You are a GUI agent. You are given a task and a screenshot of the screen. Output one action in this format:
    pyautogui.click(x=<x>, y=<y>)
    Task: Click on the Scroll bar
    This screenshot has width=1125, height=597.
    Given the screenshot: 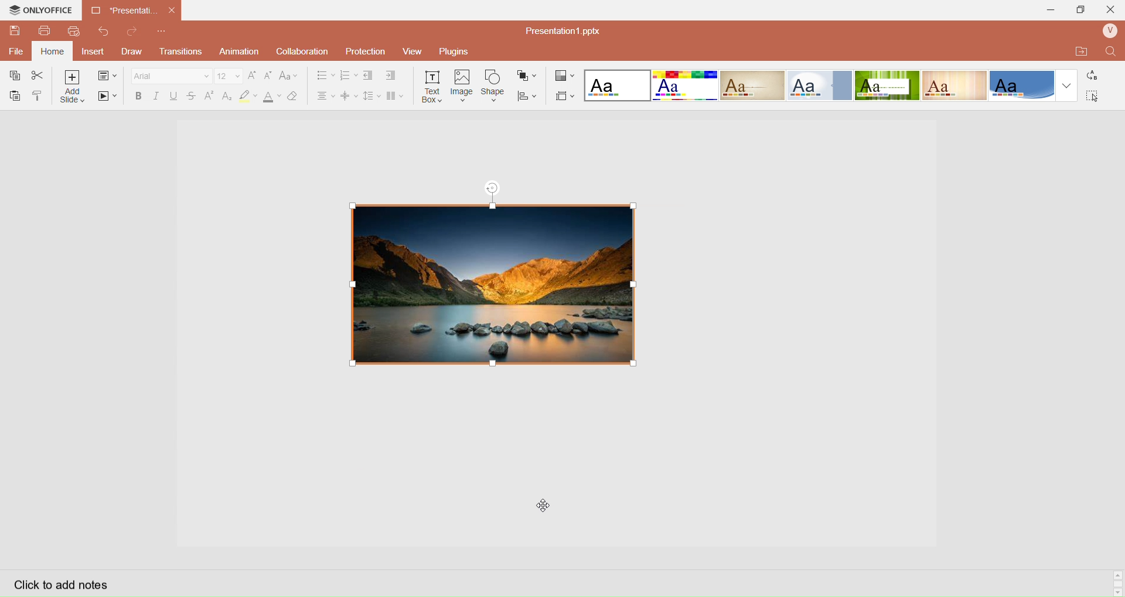 What is the action you would take?
    pyautogui.click(x=1117, y=584)
    